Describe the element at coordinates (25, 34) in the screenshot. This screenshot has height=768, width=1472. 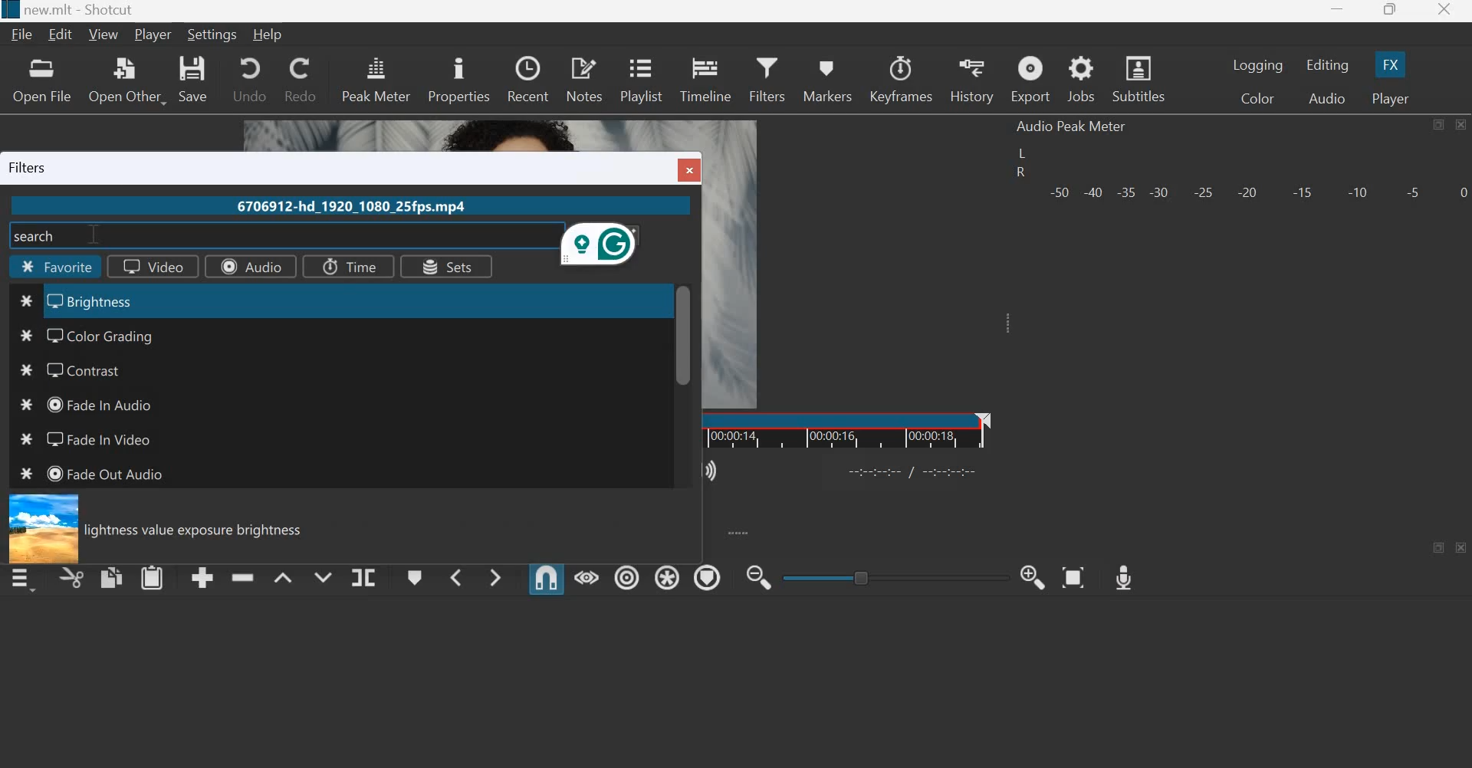
I see `File` at that location.